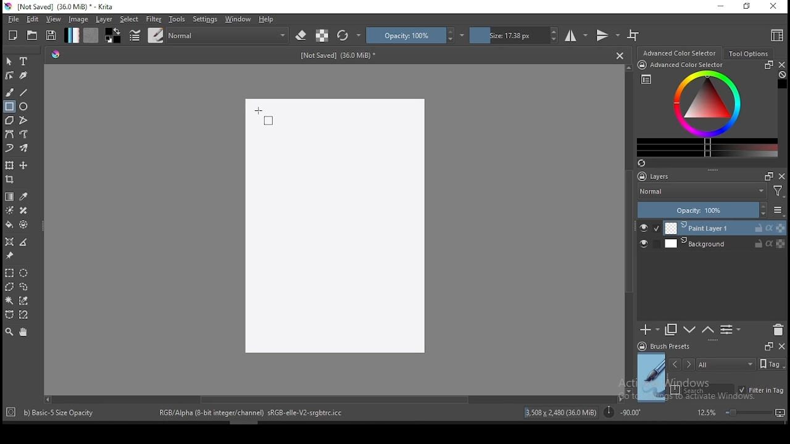  Describe the element at coordinates (24, 62) in the screenshot. I see `text tool` at that location.